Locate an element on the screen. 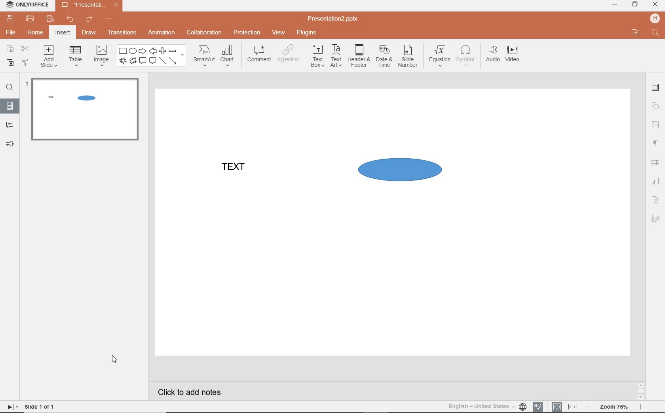 The width and height of the screenshot is (665, 413). copy style is located at coordinates (25, 62).